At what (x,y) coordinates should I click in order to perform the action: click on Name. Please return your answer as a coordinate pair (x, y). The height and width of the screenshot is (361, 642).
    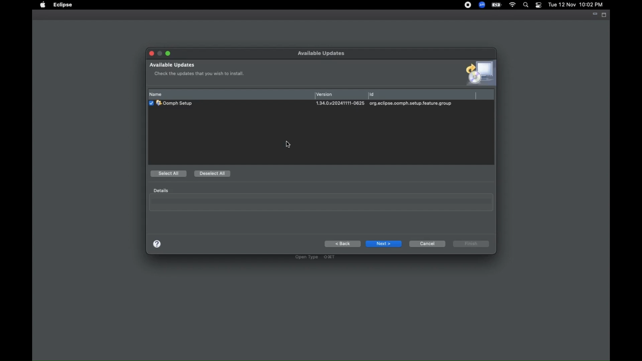
    Looking at the image, I should click on (230, 94).